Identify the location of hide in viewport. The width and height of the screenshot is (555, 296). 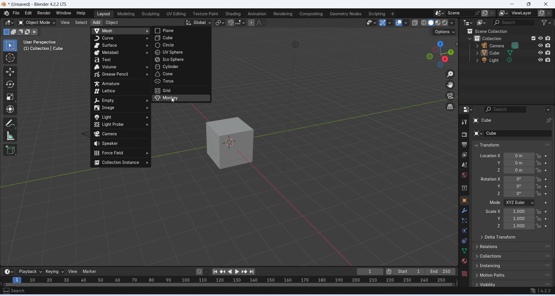
(541, 45).